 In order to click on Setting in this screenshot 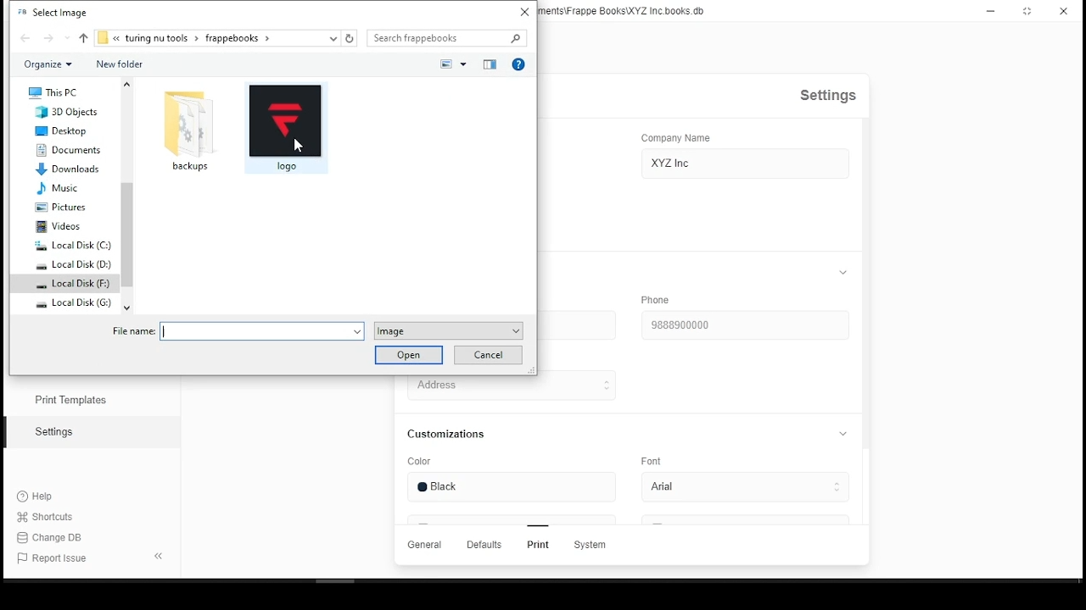, I will do `click(53, 431)`.